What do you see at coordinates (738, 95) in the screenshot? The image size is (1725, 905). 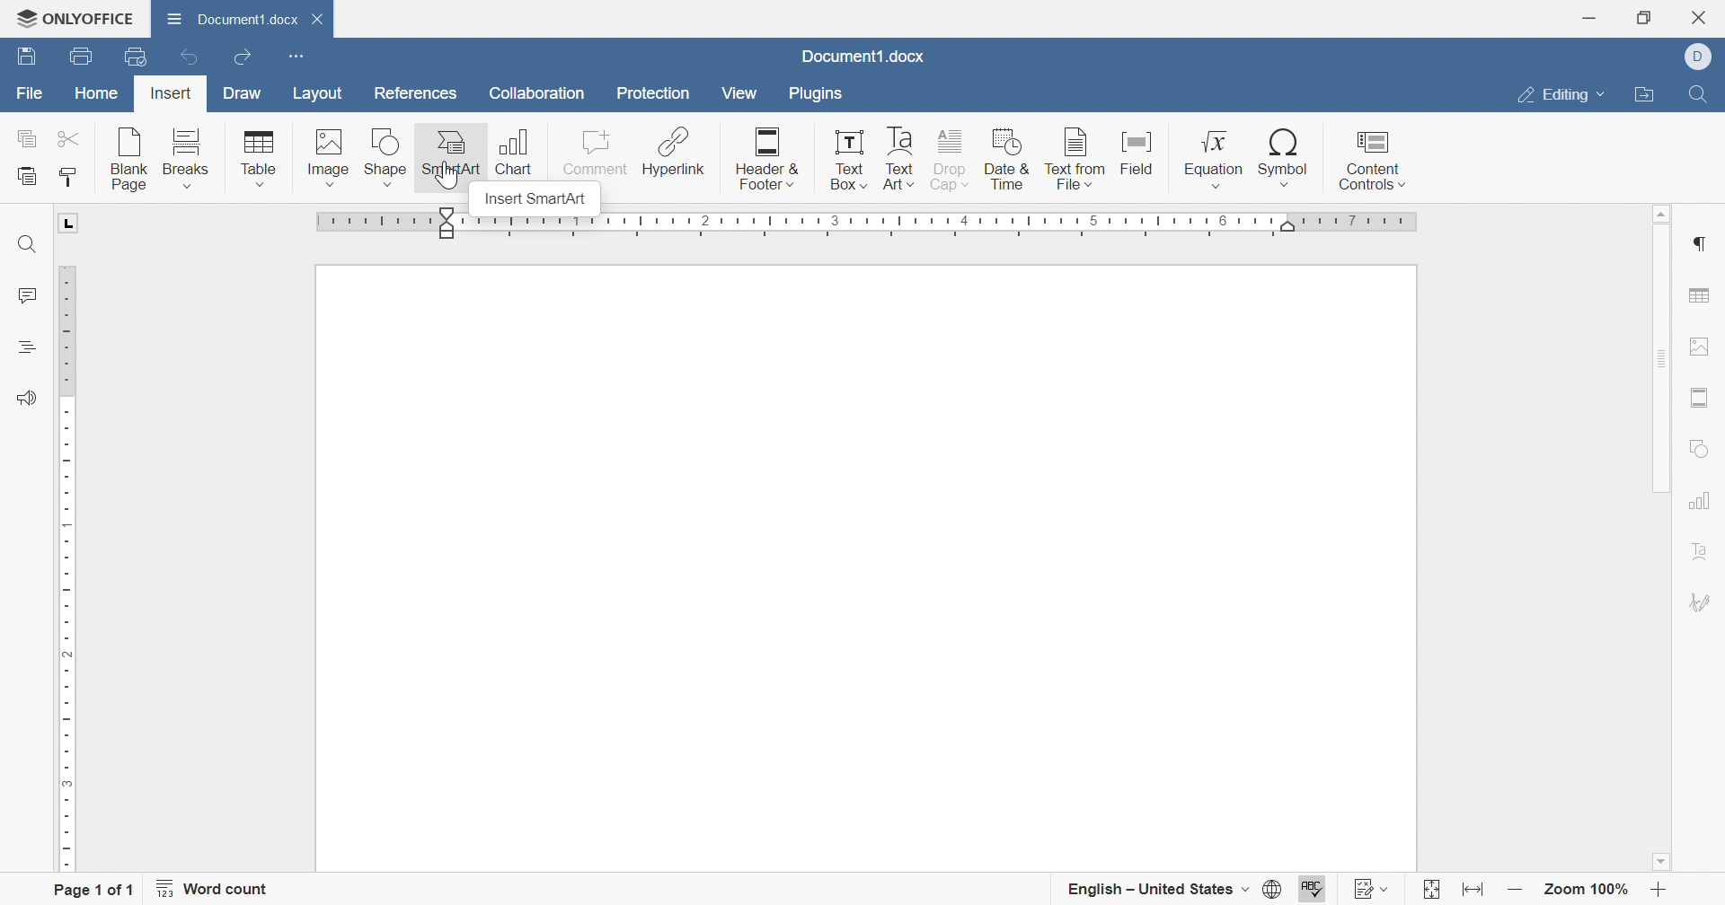 I see `View` at bounding box center [738, 95].